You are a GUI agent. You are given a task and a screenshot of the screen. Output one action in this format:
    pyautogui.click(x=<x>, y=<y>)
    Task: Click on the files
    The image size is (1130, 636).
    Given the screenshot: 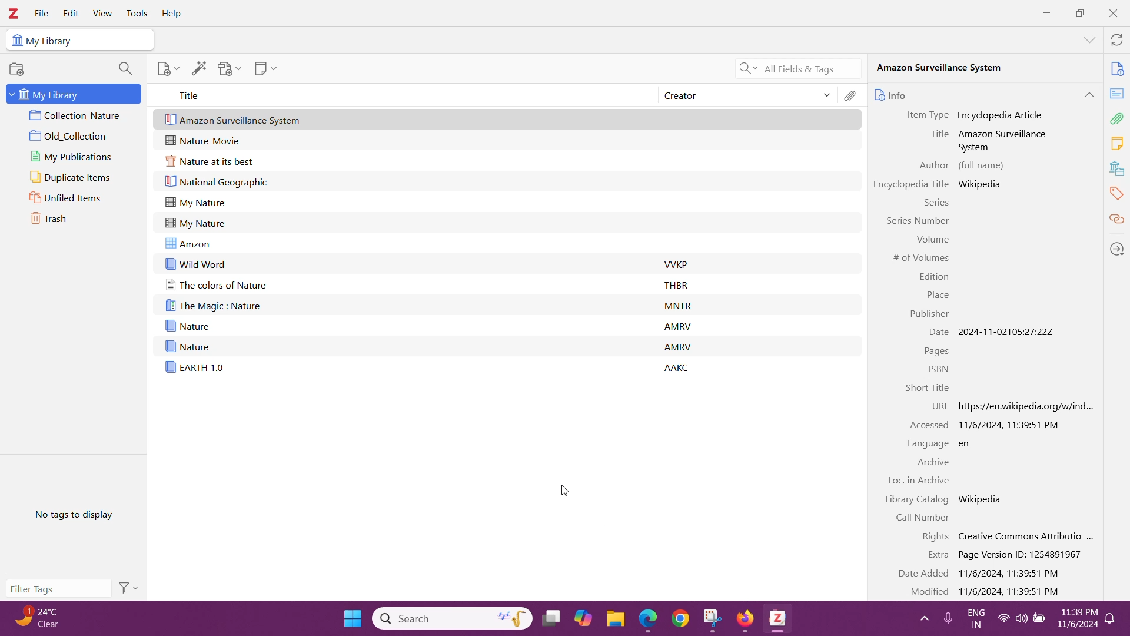 What is the action you would take?
    pyautogui.click(x=616, y=619)
    